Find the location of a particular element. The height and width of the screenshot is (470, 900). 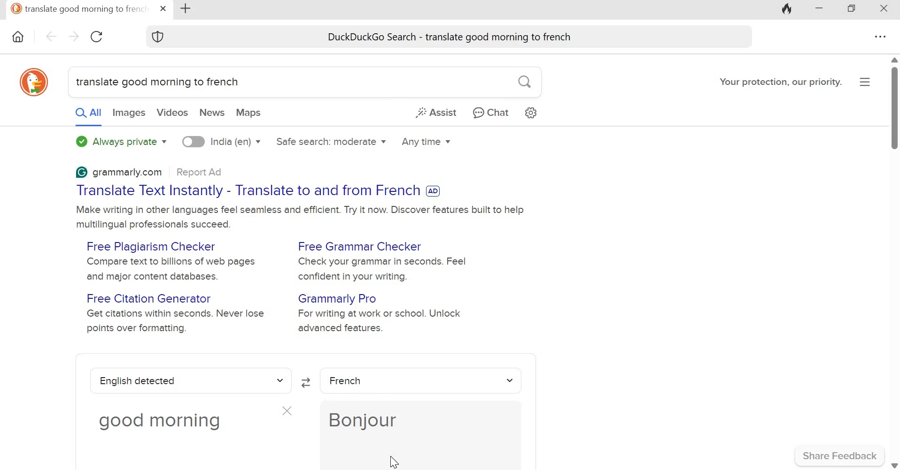

Free Citation Generator is located at coordinates (150, 298).